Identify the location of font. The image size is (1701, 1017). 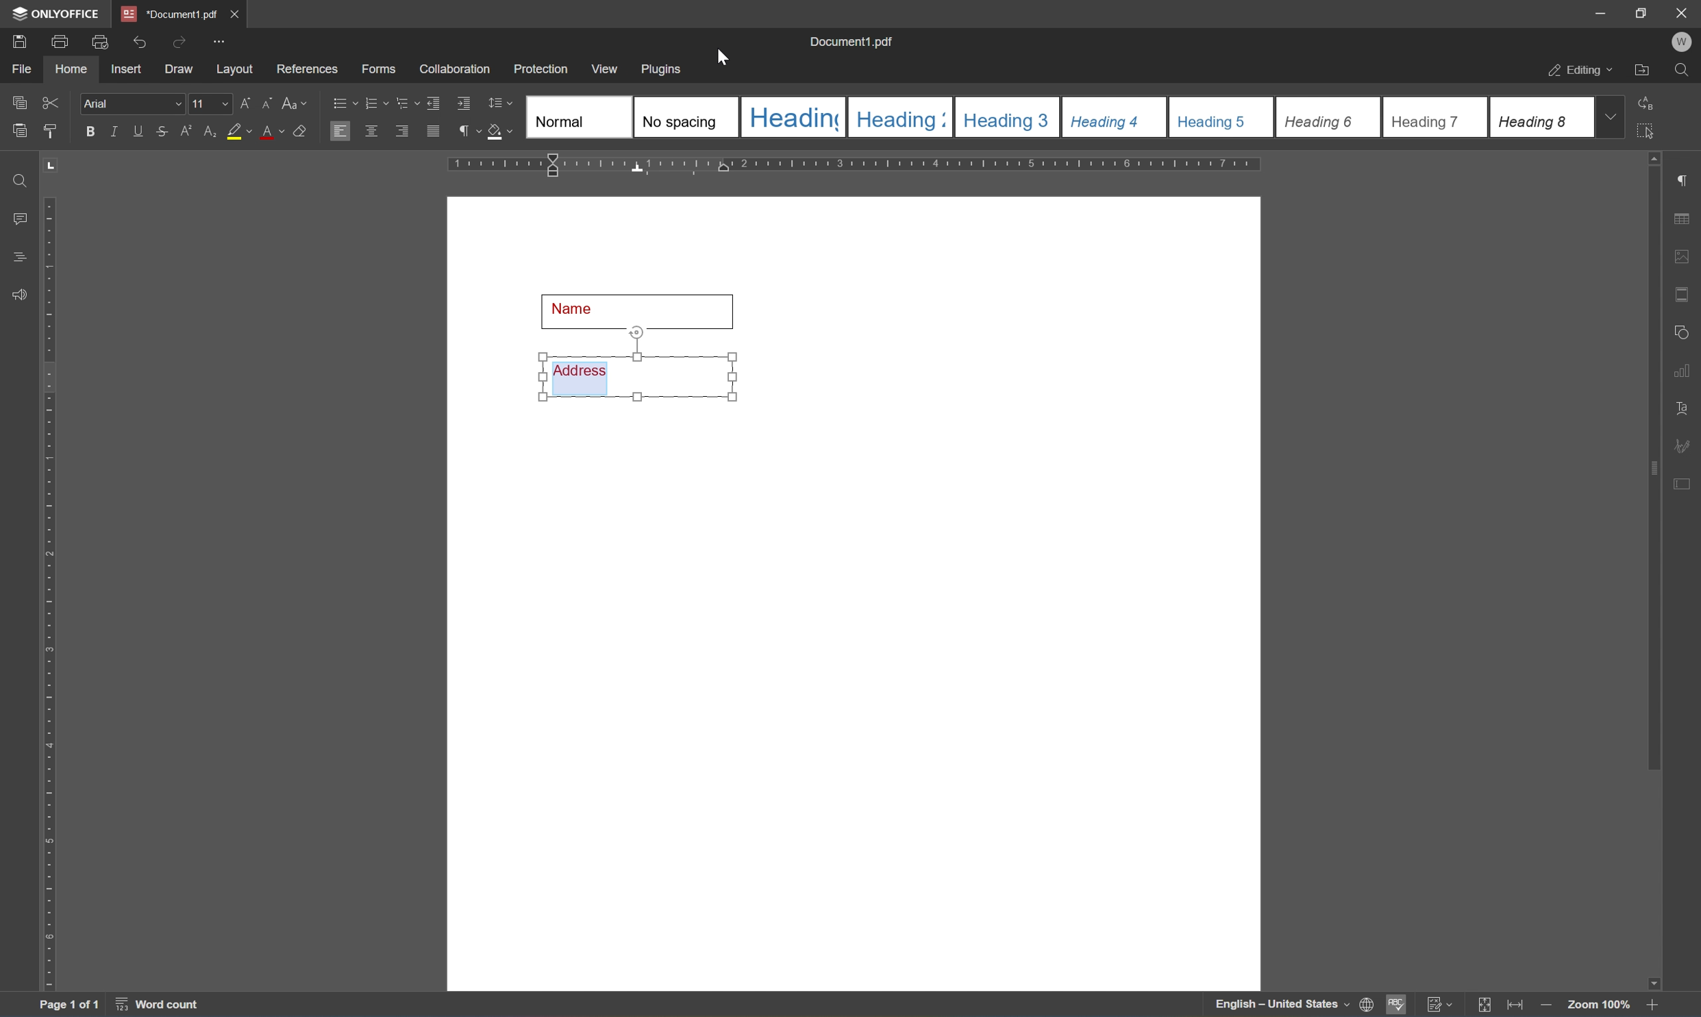
(133, 104).